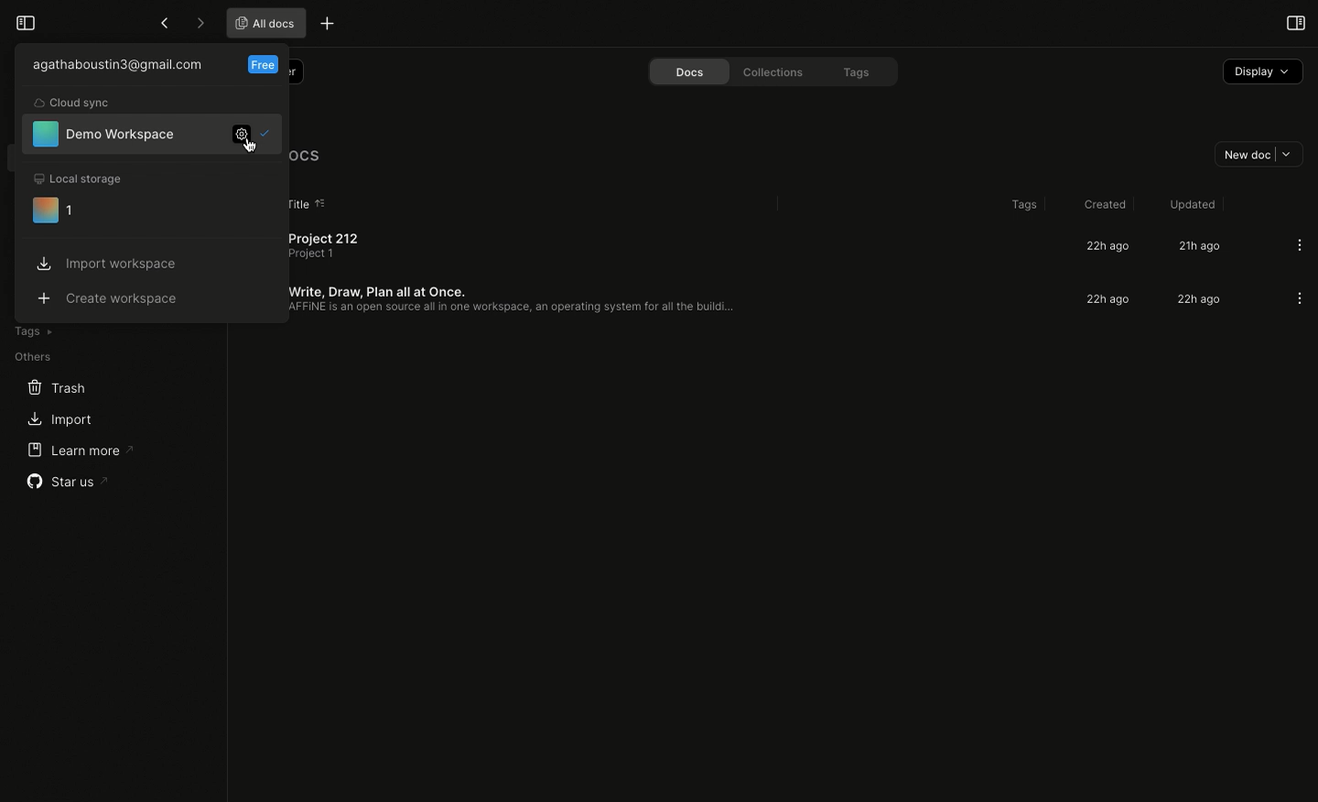 Image resolution: width=1318 pixels, height=802 pixels. What do you see at coordinates (1198, 247) in the screenshot?
I see `21h ago` at bounding box center [1198, 247].